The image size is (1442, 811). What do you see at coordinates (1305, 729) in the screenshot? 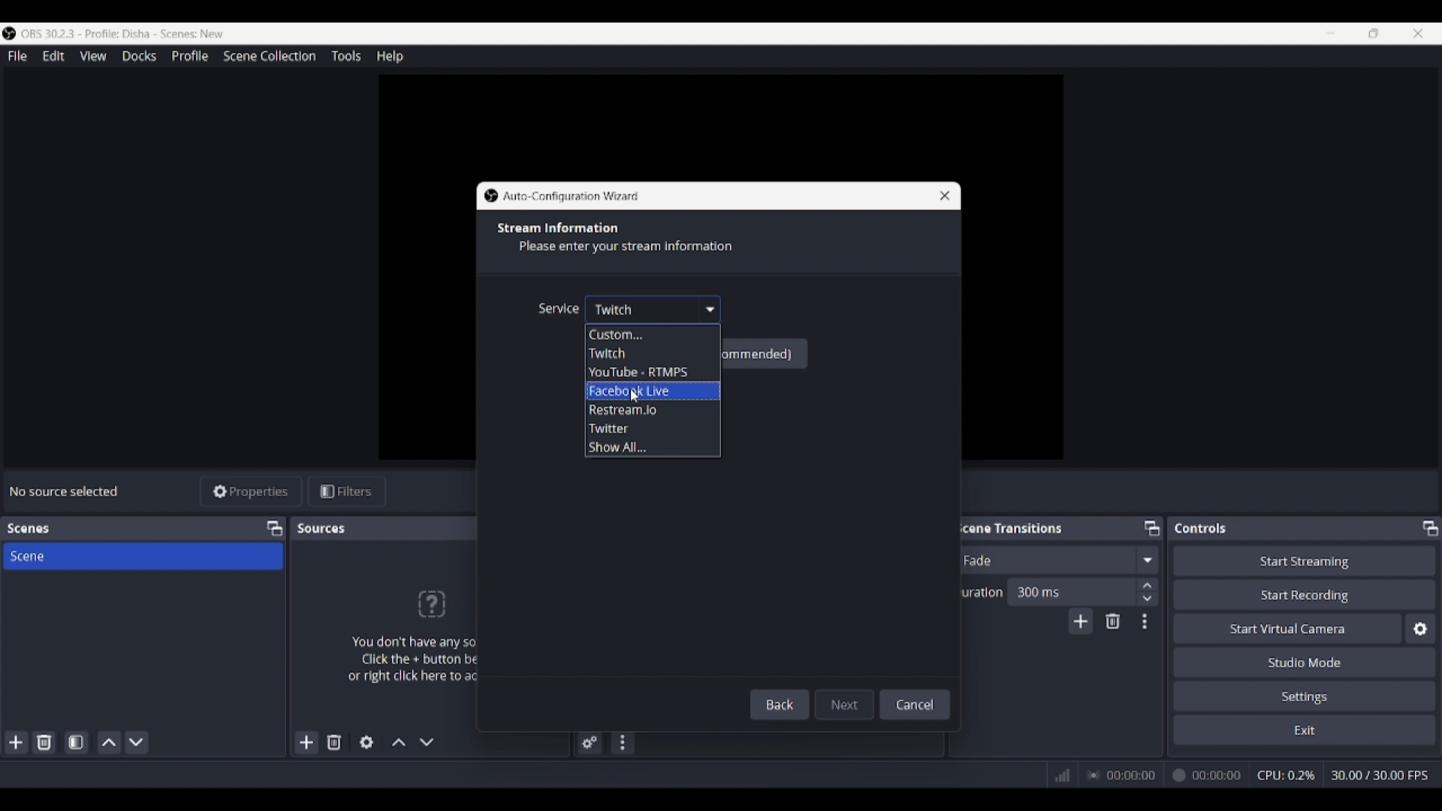
I see `Exit` at bounding box center [1305, 729].